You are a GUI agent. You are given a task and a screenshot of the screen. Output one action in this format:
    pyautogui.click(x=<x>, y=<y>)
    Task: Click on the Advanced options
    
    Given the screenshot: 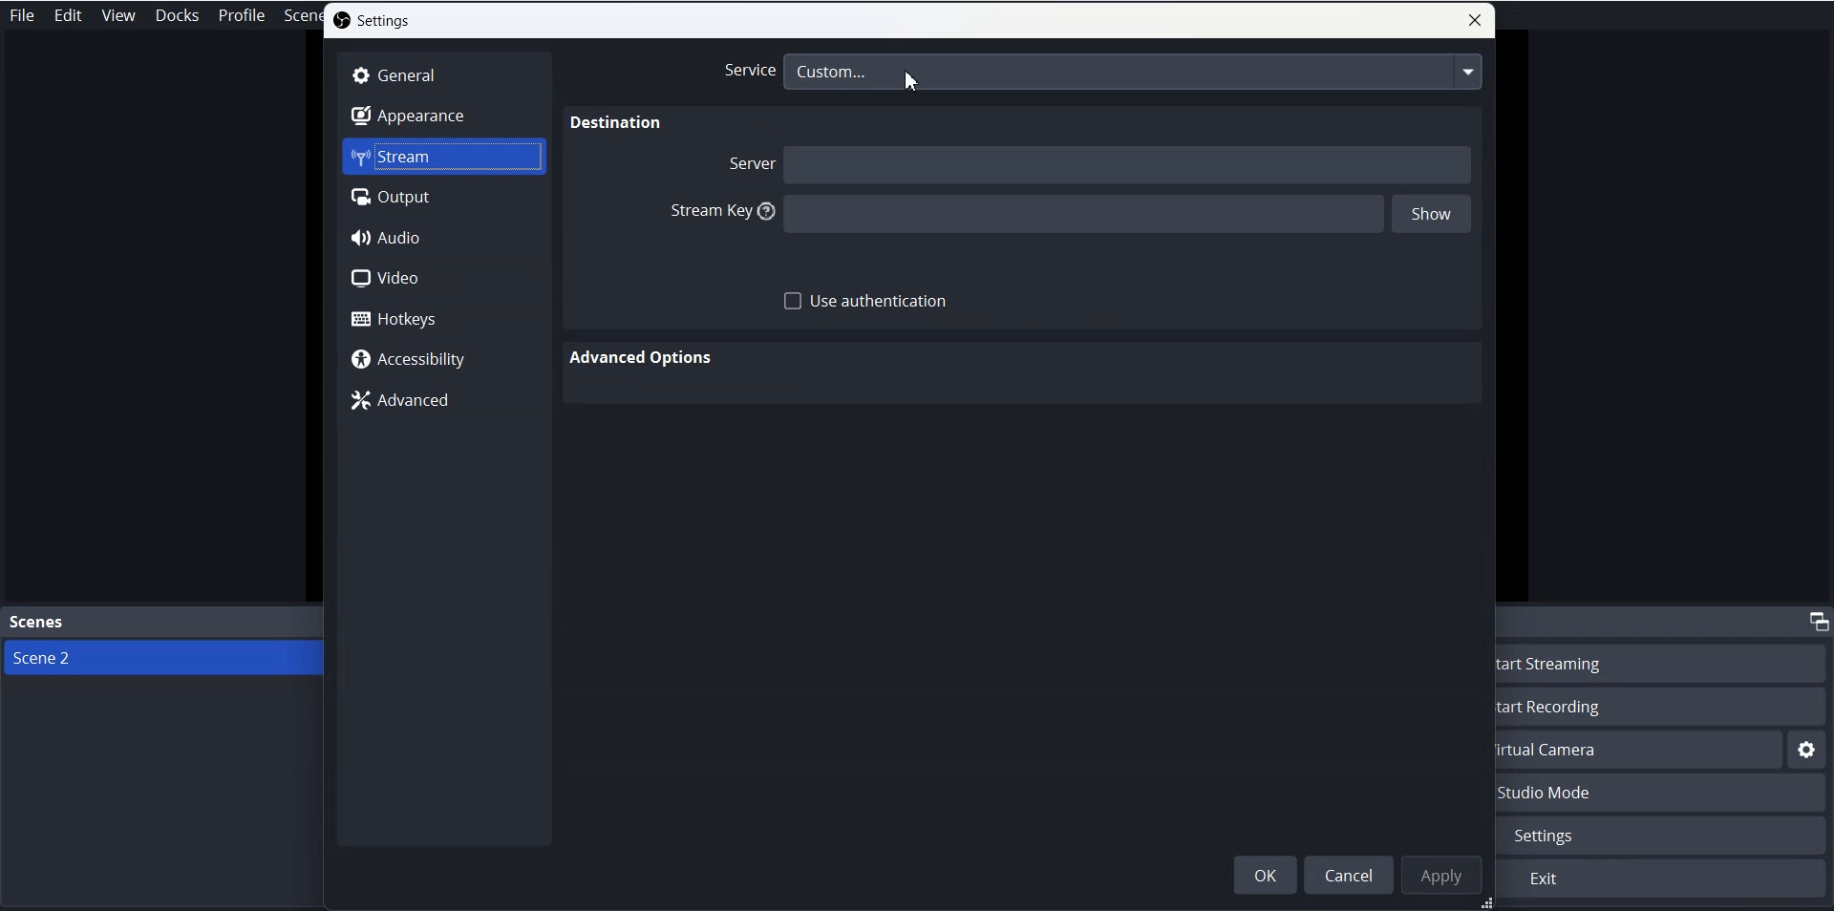 What is the action you would take?
    pyautogui.click(x=645, y=356)
    